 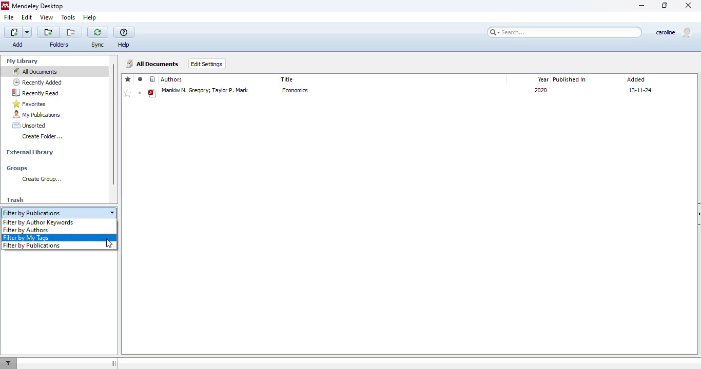 What do you see at coordinates (300, 93) in the screenshot?
I see `economics` at bounding box center [300, 93].